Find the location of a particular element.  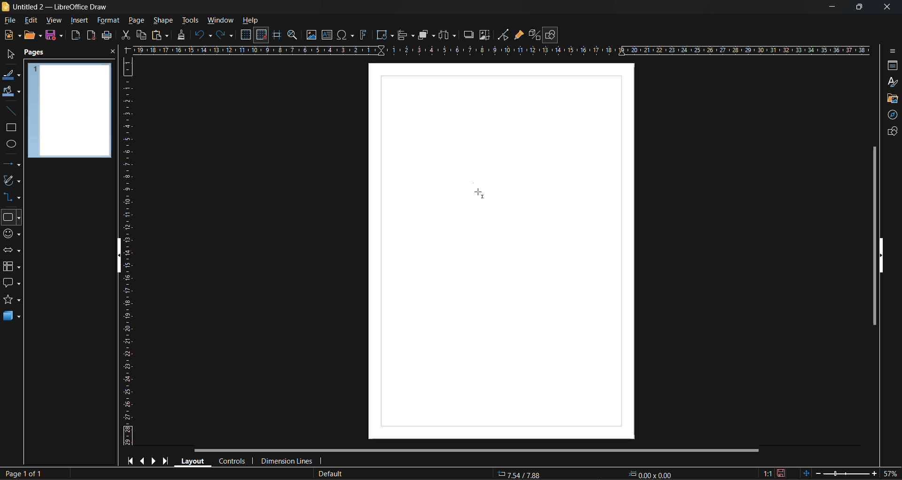

page preview is located at coordinates (70, 110).